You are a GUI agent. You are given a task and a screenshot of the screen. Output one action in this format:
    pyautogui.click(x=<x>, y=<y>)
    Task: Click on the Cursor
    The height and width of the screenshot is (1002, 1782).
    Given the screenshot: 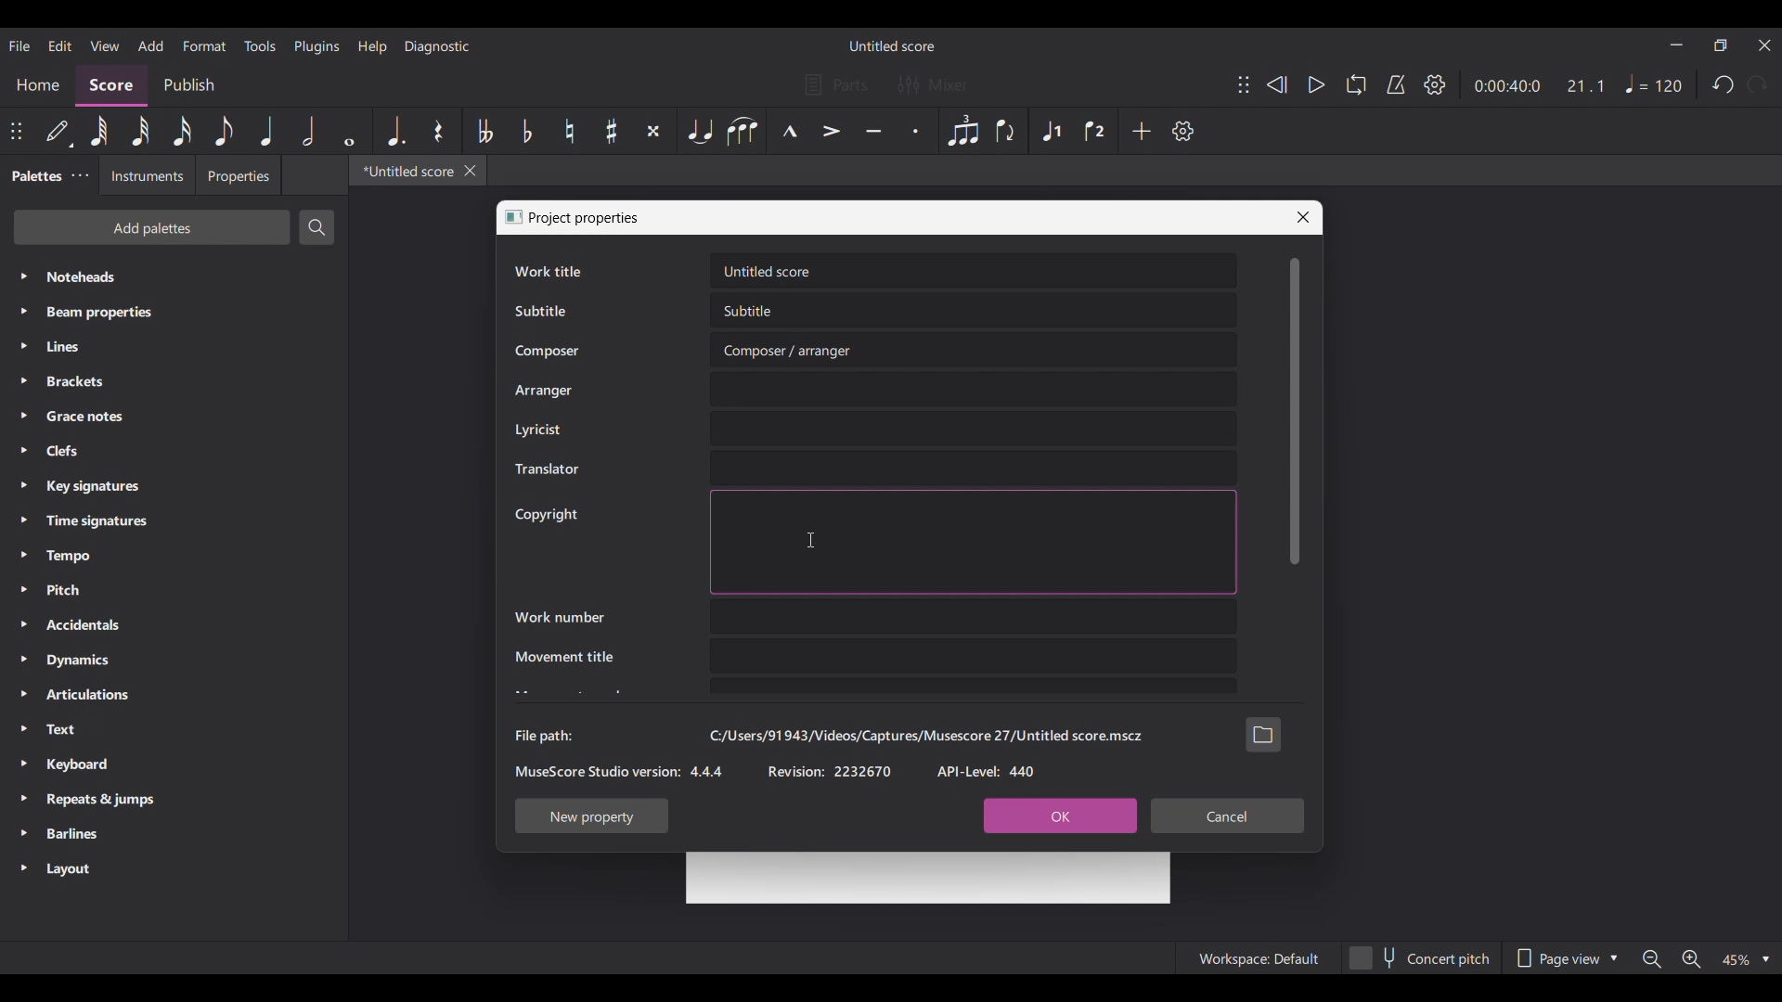 What is the action you would take?
    pyautogui.click(x=811, y=540)
    